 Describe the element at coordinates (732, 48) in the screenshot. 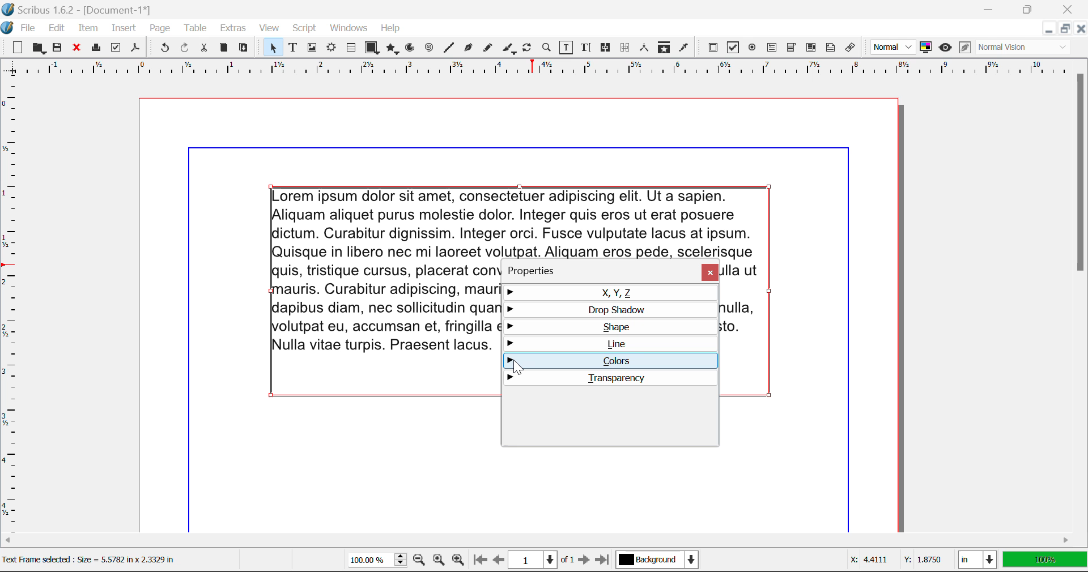

I see `PDF Checkbox` at that location.